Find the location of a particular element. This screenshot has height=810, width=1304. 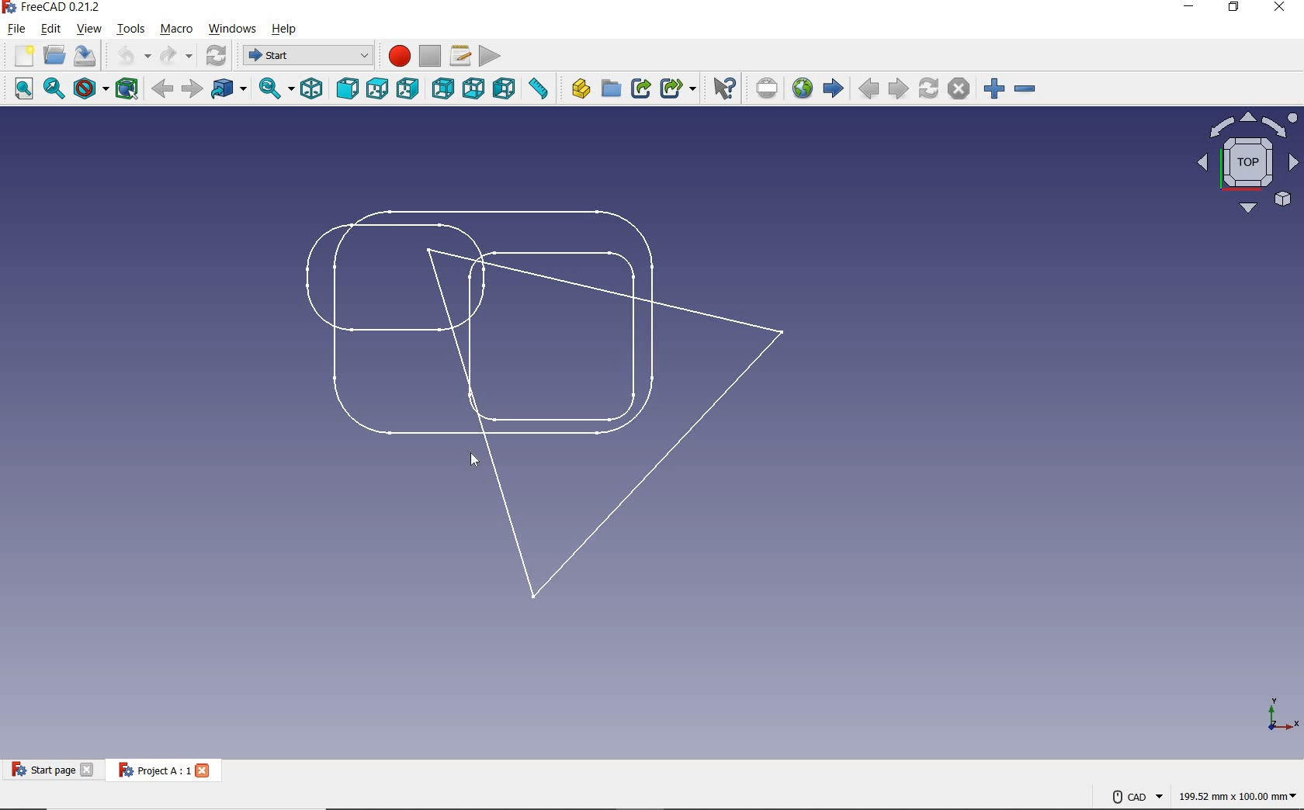

SYNC VIEW is located at coordinates (276, 89).